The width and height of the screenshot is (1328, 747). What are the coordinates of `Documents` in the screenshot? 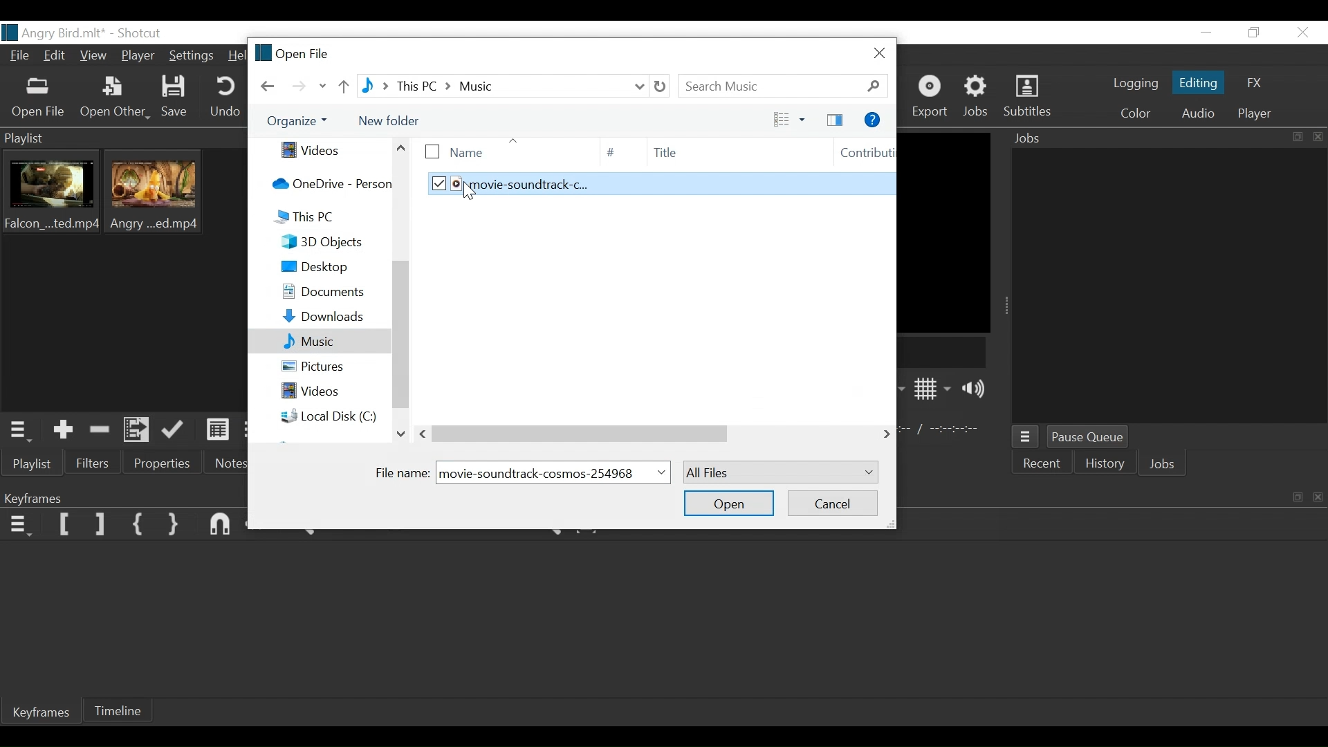 It's located at (317, 293).